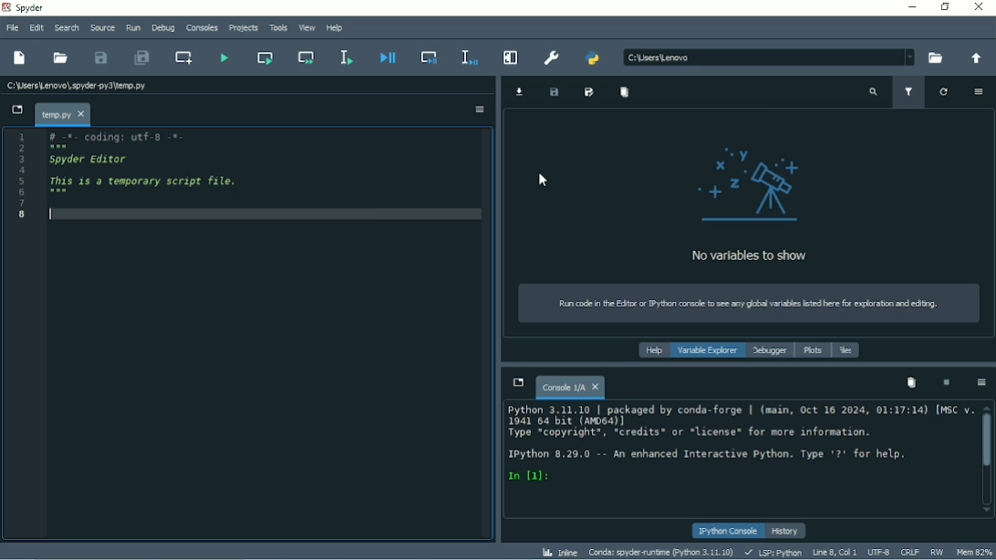 The width and height of the screenshot is (996, 560). I want to click on History, so click(787, 531).